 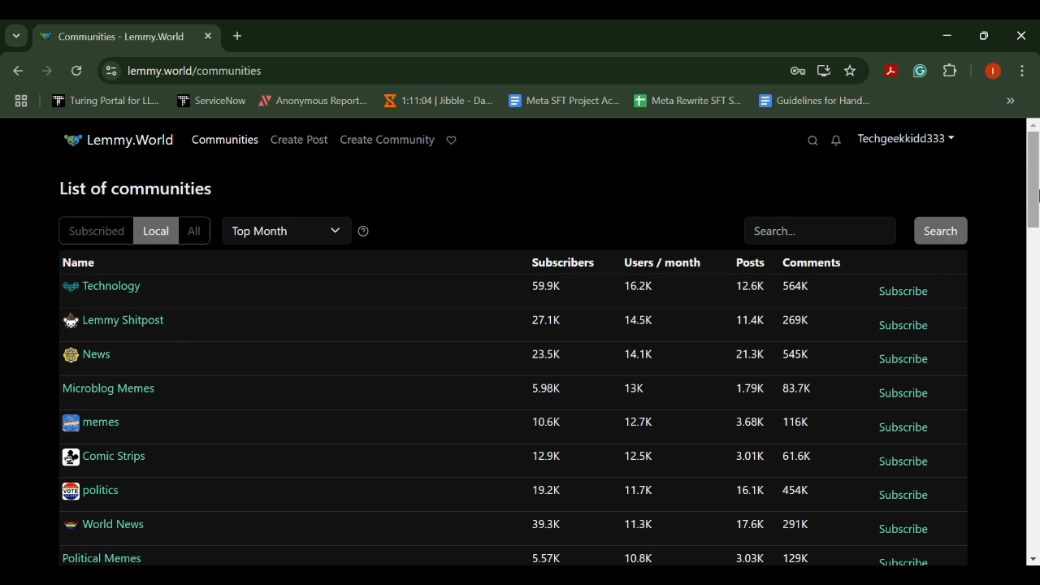 I want to click on 83.7K, so click(x=796, y=388).